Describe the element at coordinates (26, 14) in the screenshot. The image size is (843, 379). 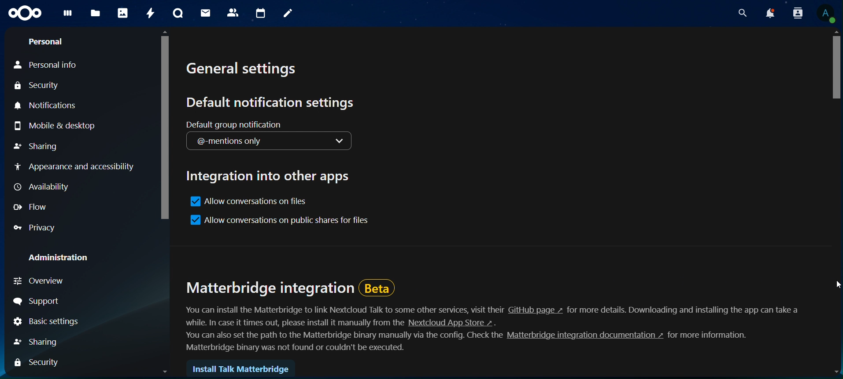
I see `icon` at that location.